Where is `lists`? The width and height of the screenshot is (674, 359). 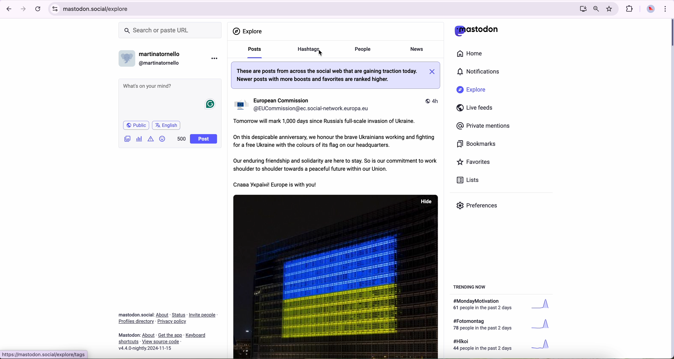 lists is located at coordinates (470, 180).